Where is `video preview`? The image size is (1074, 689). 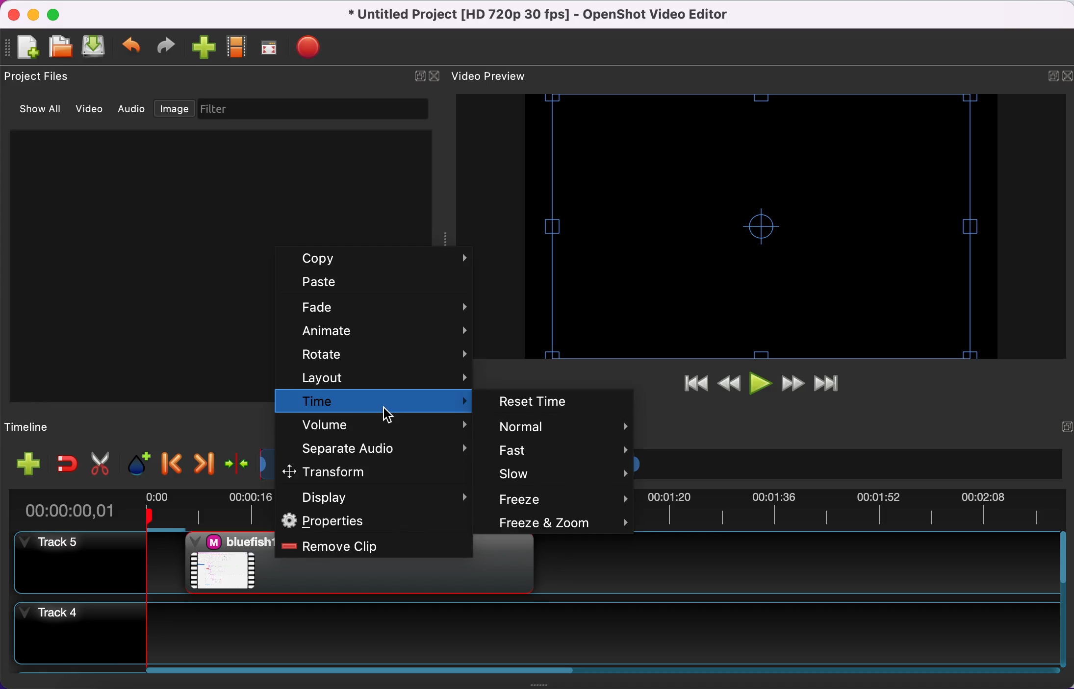 video preview is located at coordinates (760, 227).